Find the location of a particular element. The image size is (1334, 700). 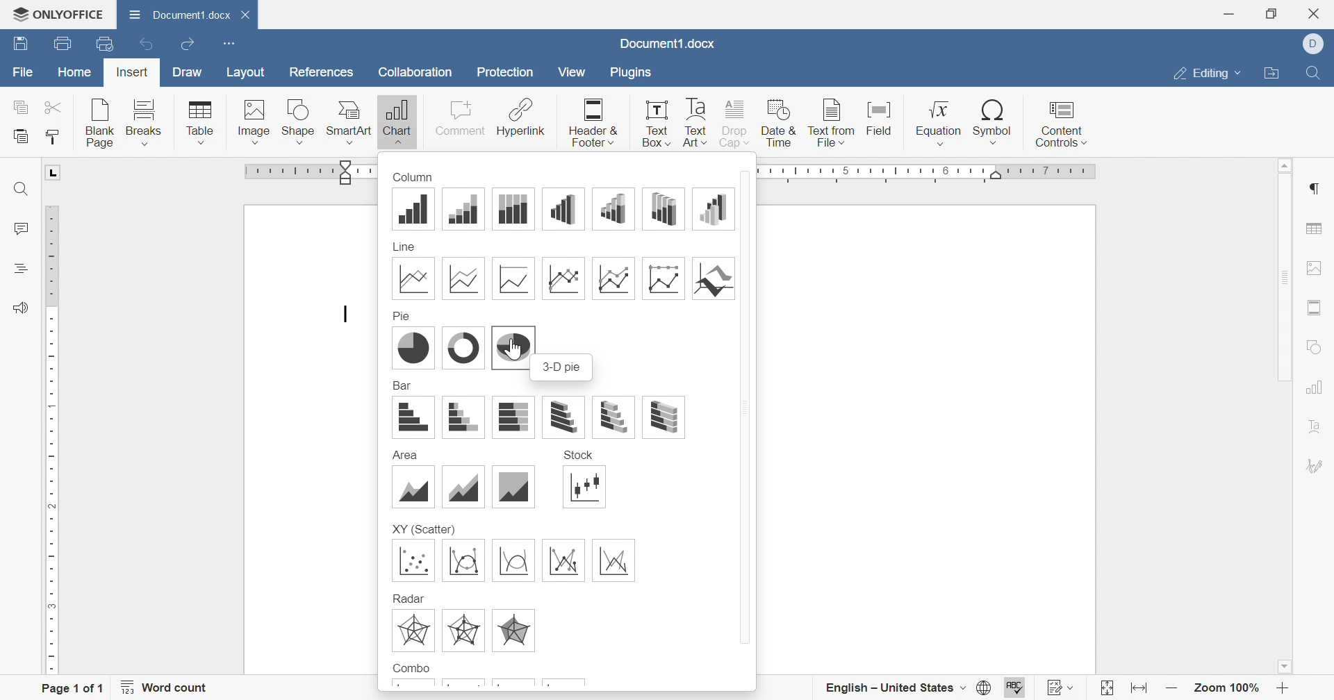

3-Dpie is located at coordinates (563, 367).